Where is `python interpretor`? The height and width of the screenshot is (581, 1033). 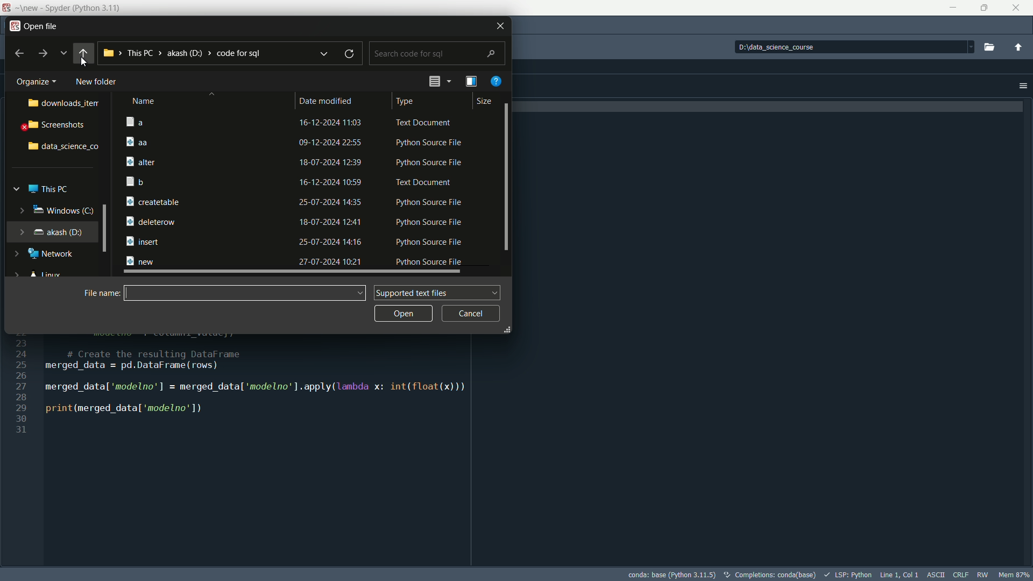
python interpretor is located at coordinates (670, 575).